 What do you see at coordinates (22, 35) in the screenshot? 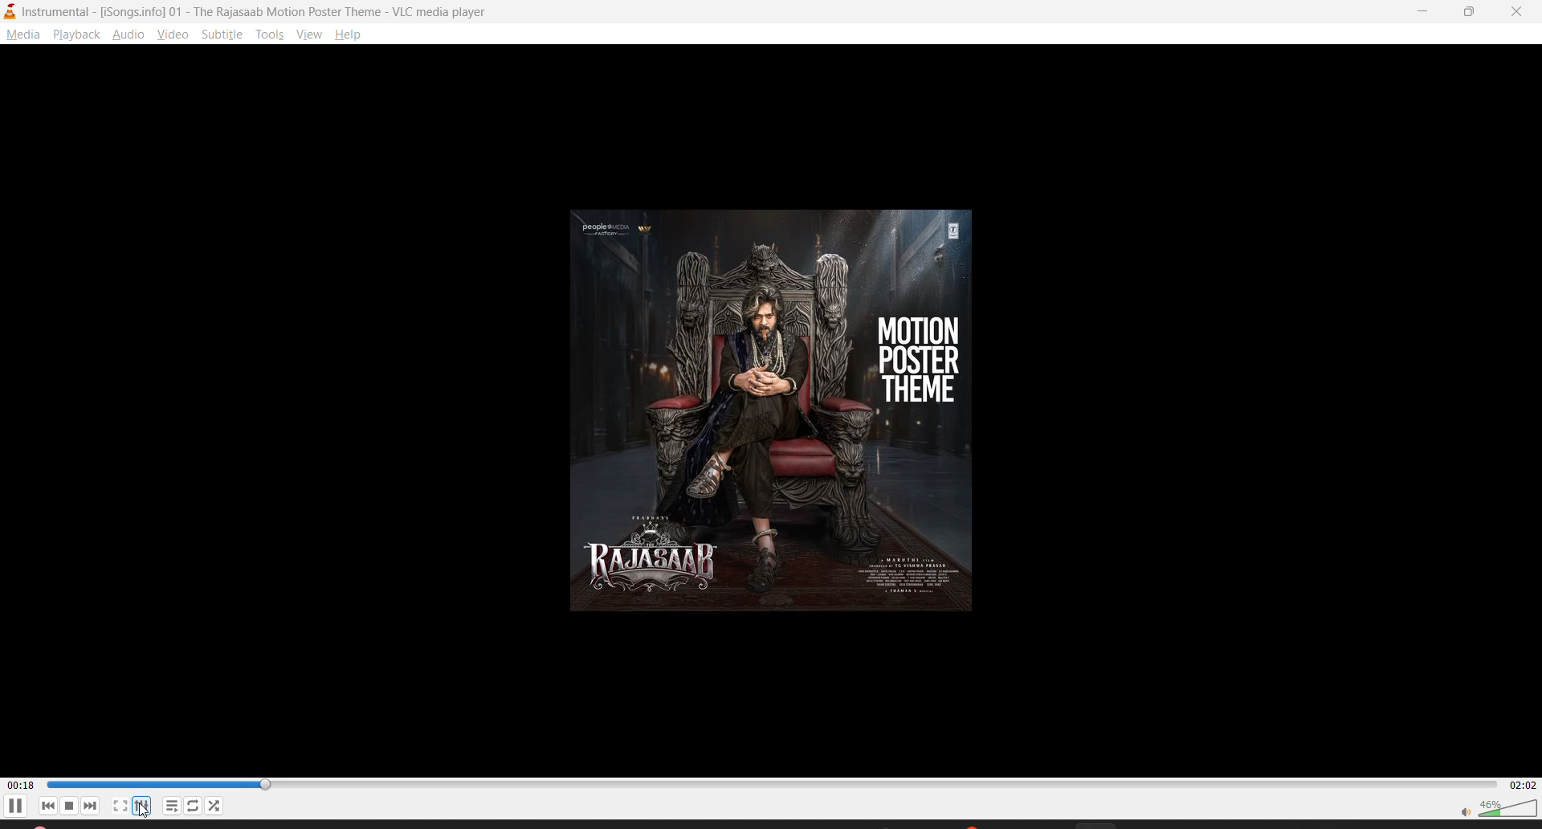
I see `media` at bounding box center [22, 35].